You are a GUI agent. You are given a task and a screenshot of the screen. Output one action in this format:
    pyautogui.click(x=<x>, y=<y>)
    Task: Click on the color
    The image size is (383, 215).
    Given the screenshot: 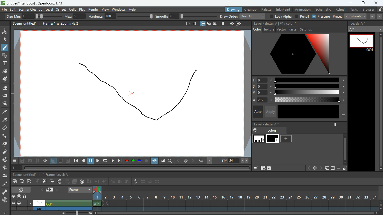 What is the action you would take?
    pyautogui.click(x=61, y=161)
    